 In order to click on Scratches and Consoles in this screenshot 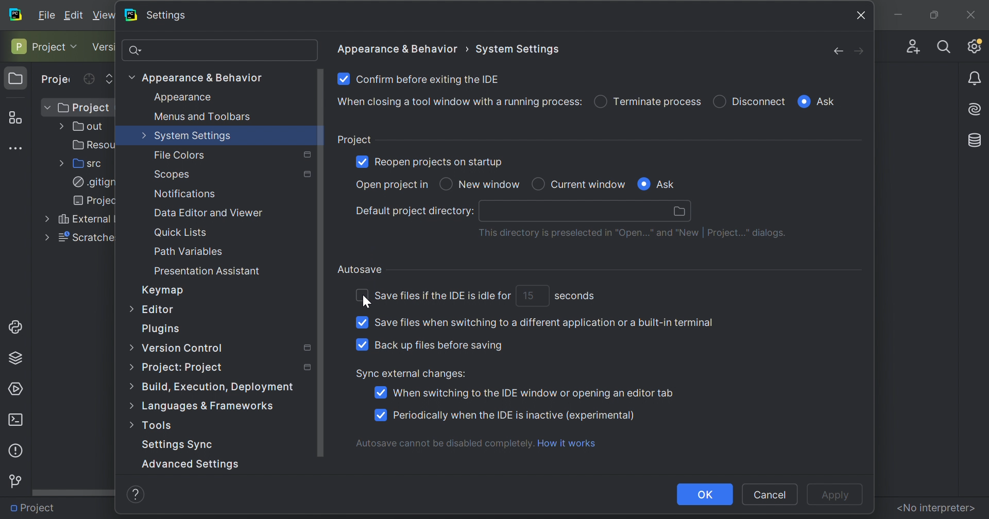, I will do `click(84, 237)`.